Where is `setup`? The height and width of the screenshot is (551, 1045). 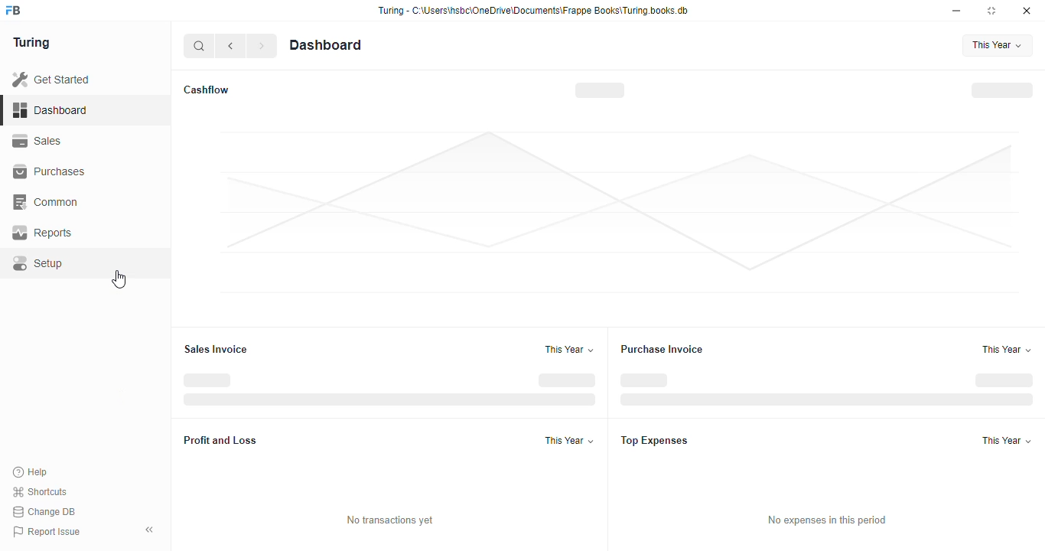
setup is located at coordinates (40, 263).